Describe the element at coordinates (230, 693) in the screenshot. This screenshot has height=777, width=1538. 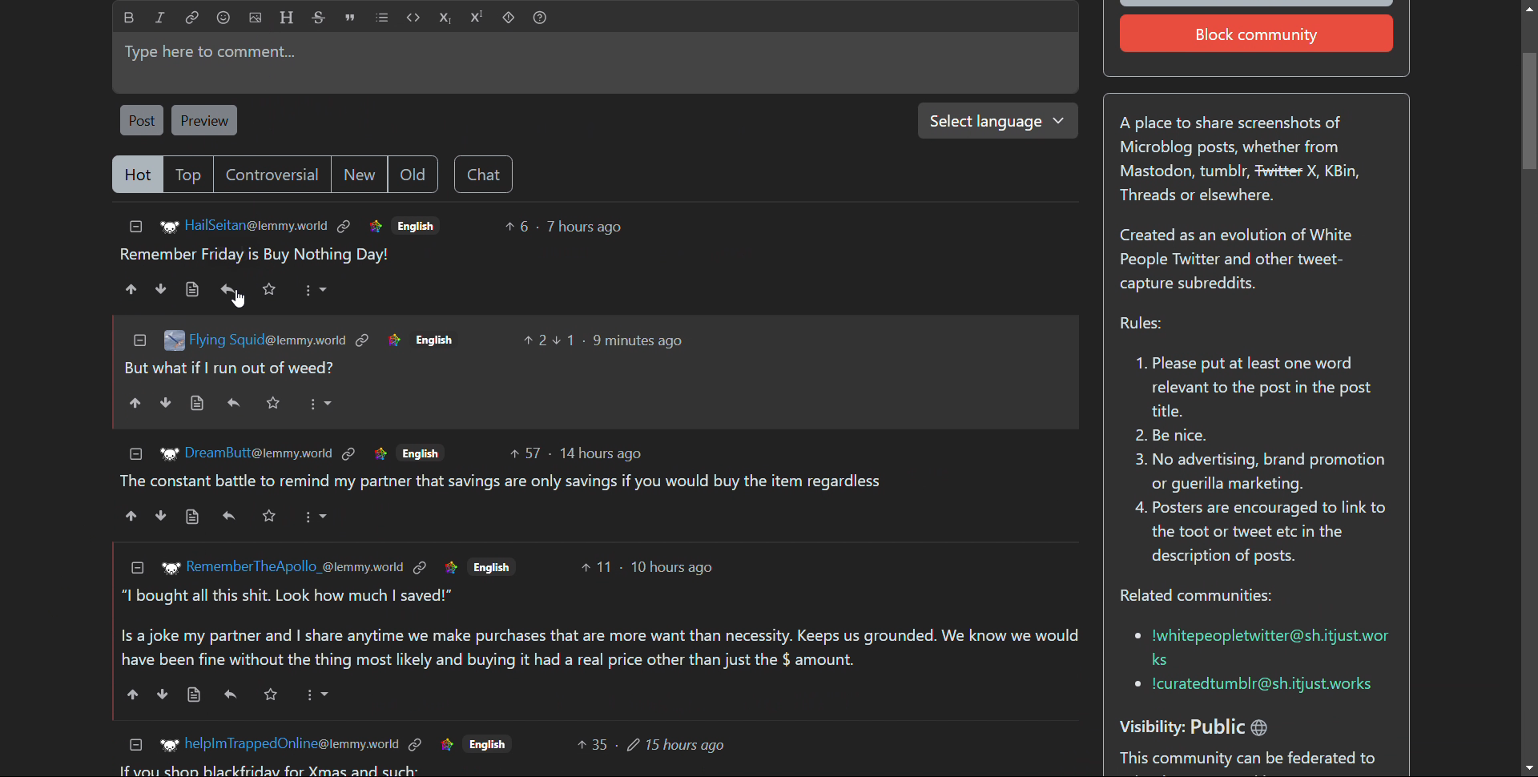
I see `reply` at that location.